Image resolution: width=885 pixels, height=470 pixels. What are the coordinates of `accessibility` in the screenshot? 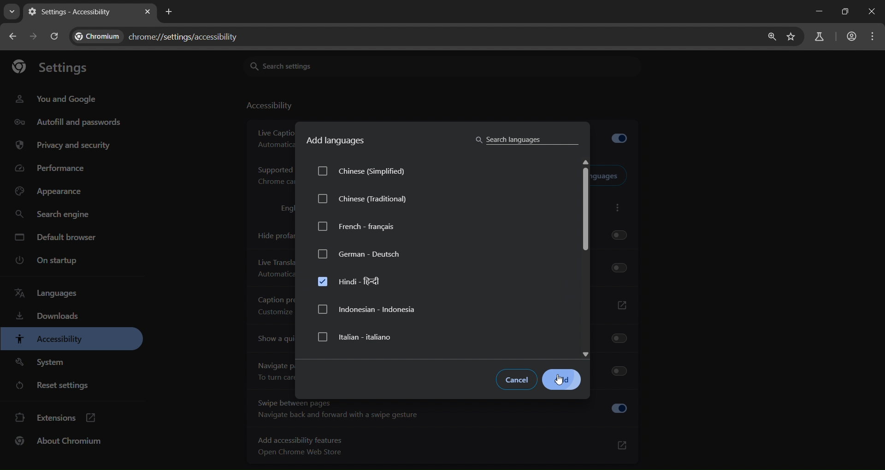 It's located at (49, 340).